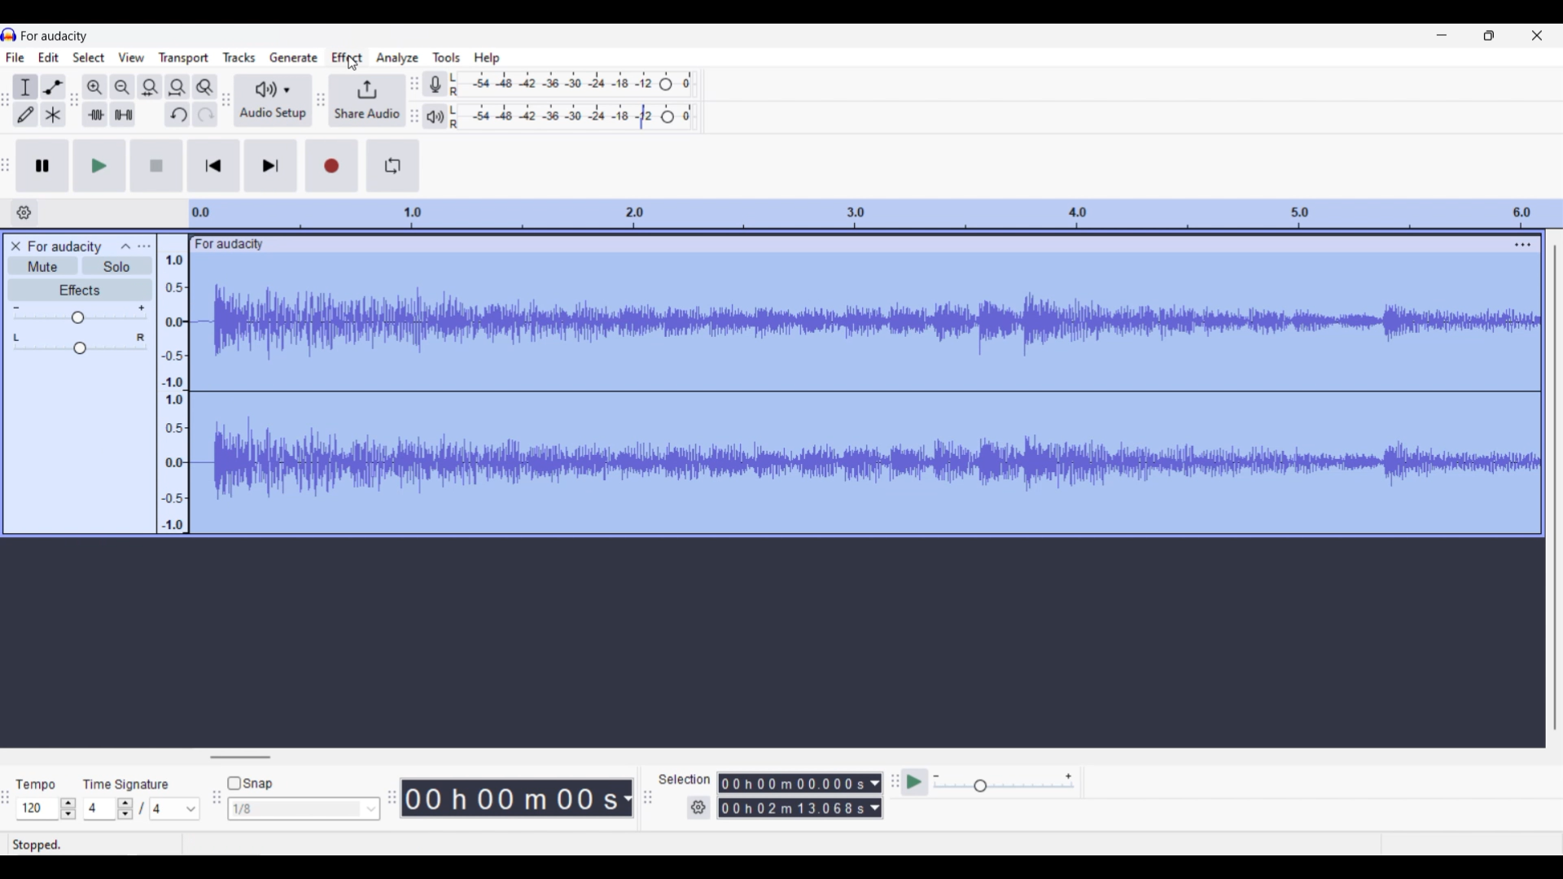 Image resolution: width=1563 pixels, height=879 pixels. What do you see at coordinates (26, 87) in the screenshot?
I see `Selection tool` at bounding box center [26, 87].